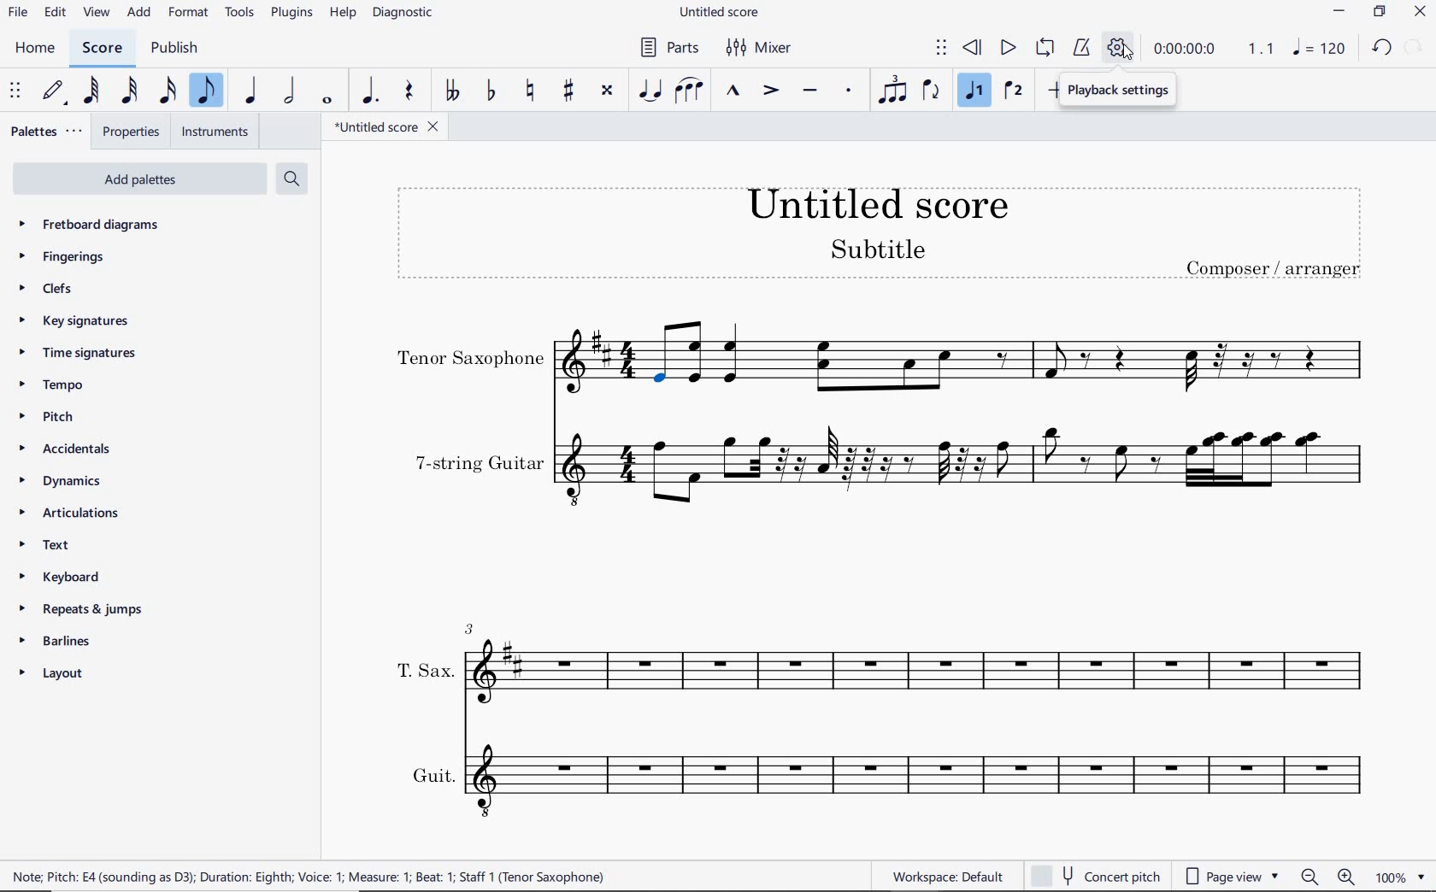  I want to click on ADD PALETTES, so click(144, 180).